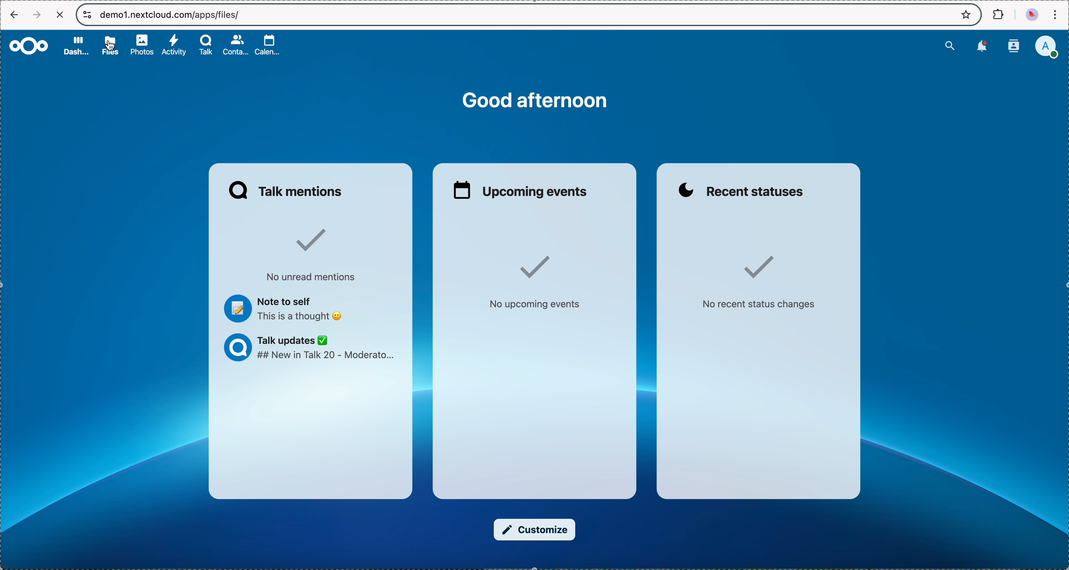  Describe the element at coordinates (88, 15) in the screenshot. I see `controls` at that location.